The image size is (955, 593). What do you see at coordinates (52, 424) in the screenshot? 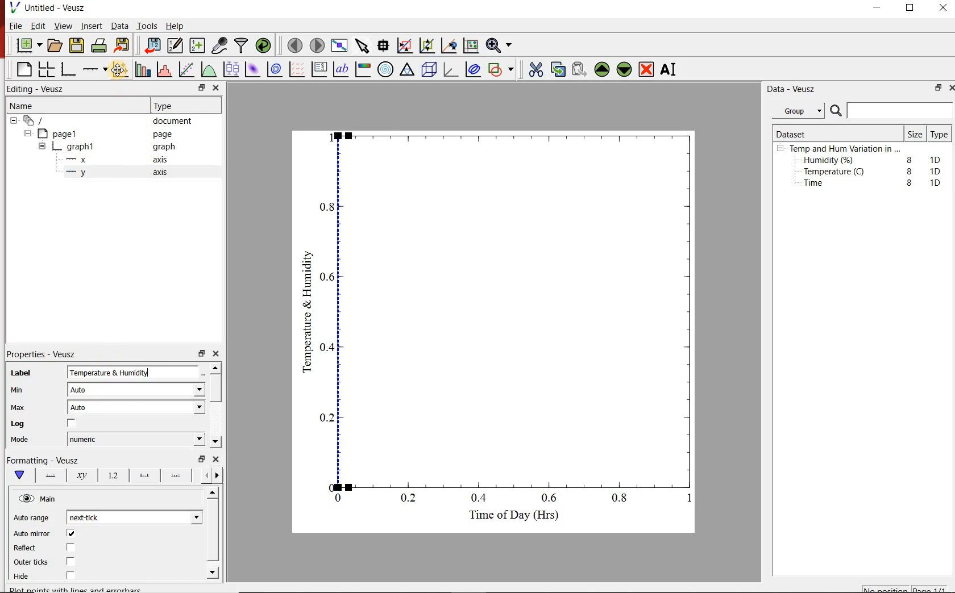
I see `Log` at bounding box center [52, 424].